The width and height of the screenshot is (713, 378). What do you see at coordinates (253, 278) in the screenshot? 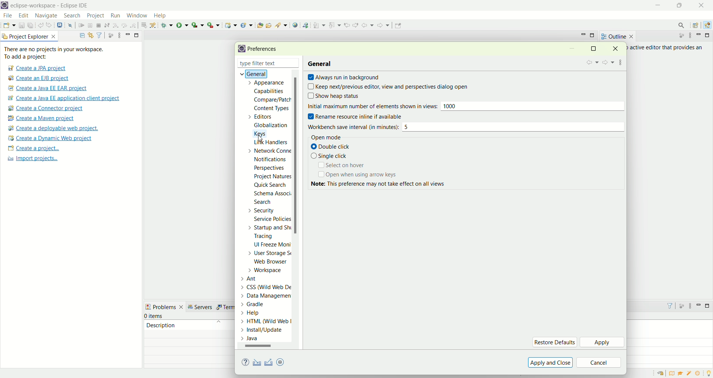
I see `Ant` at bounding box center [253, 278].